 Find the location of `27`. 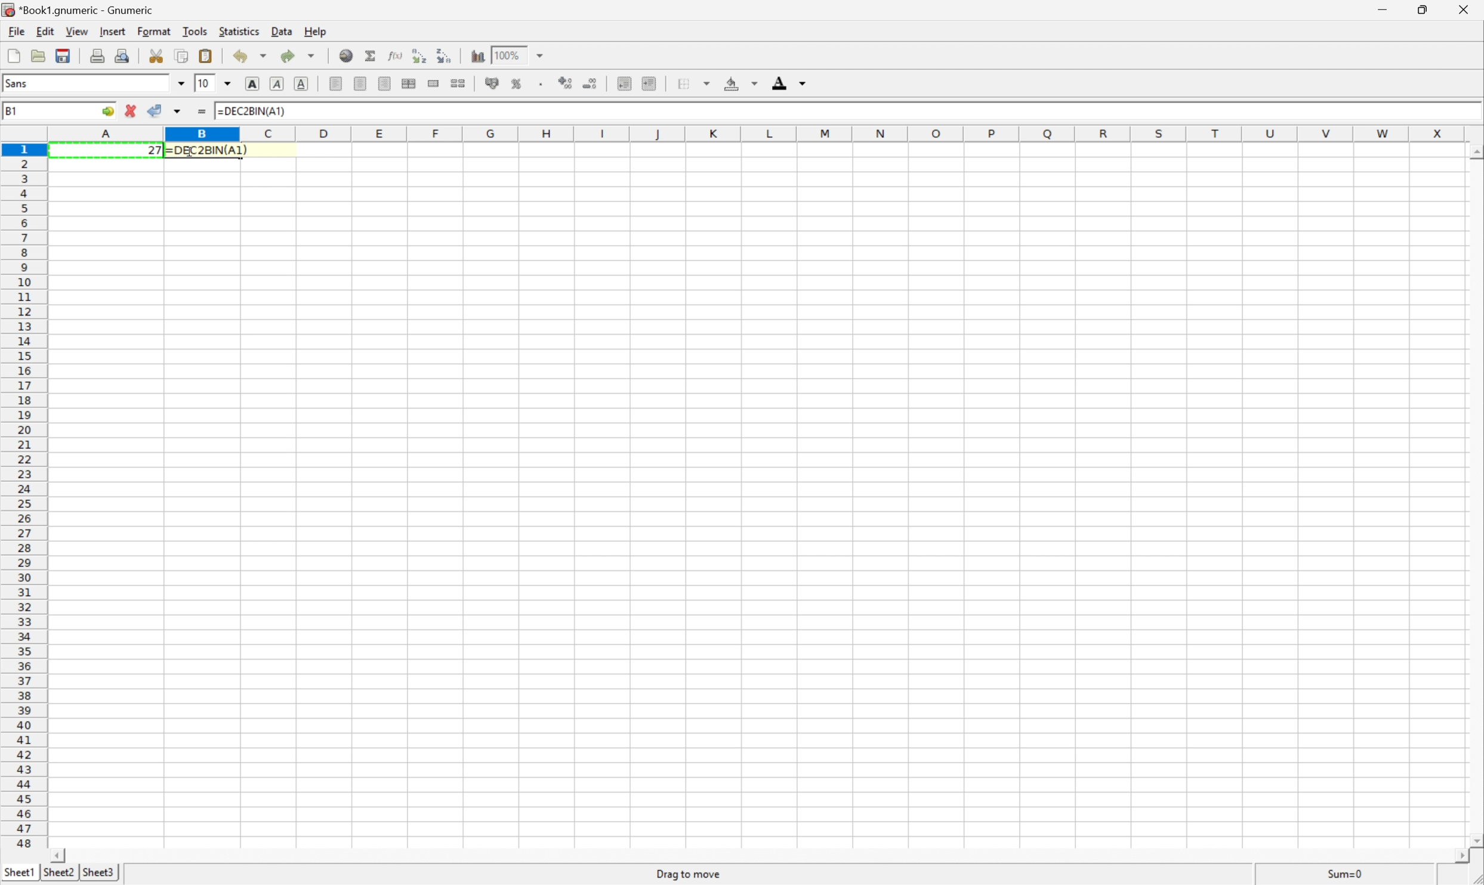

27 is located at coordinates (155, 151).